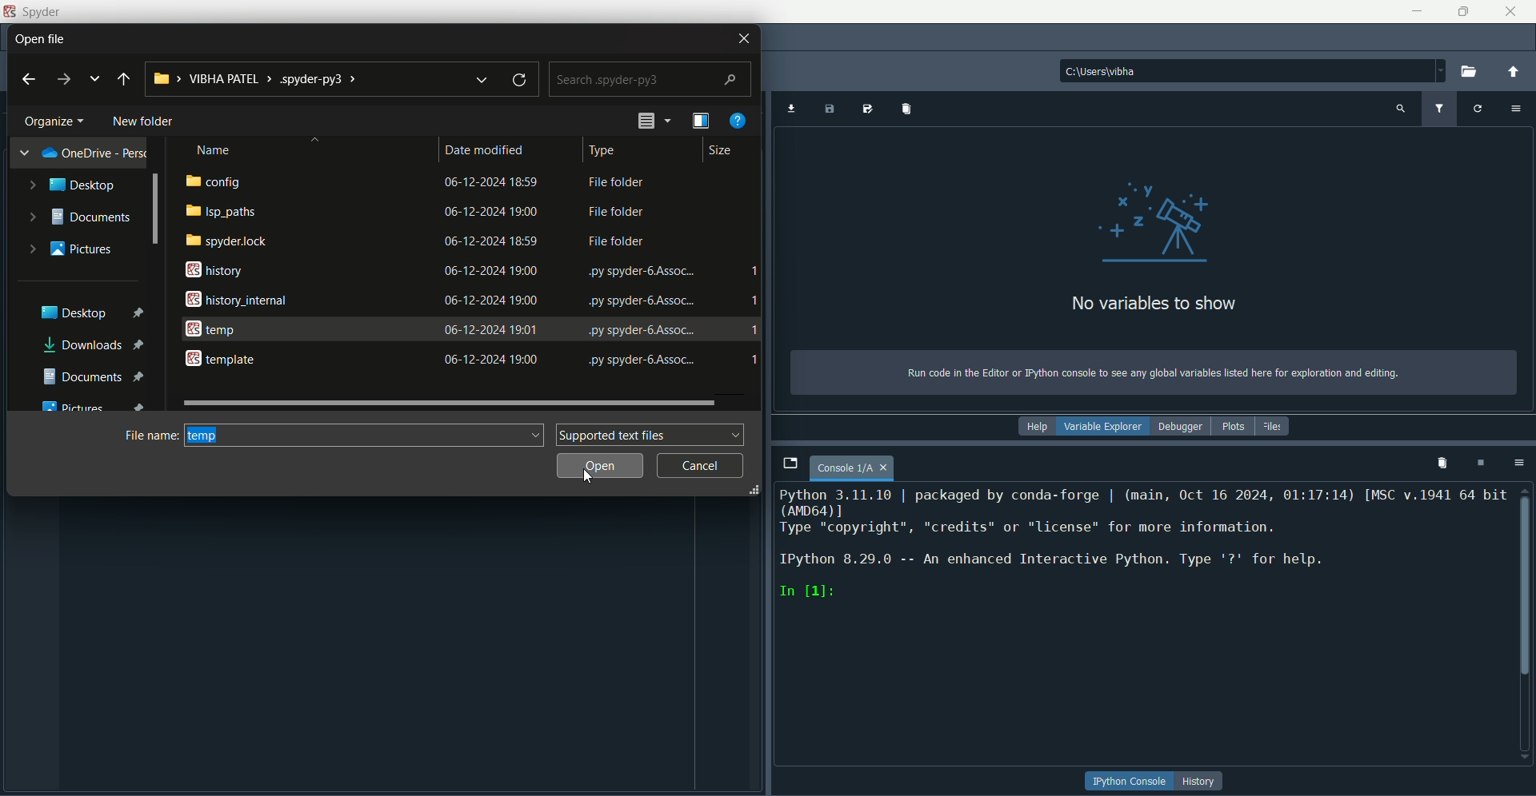  I want to click on options, so click(1522, 464).